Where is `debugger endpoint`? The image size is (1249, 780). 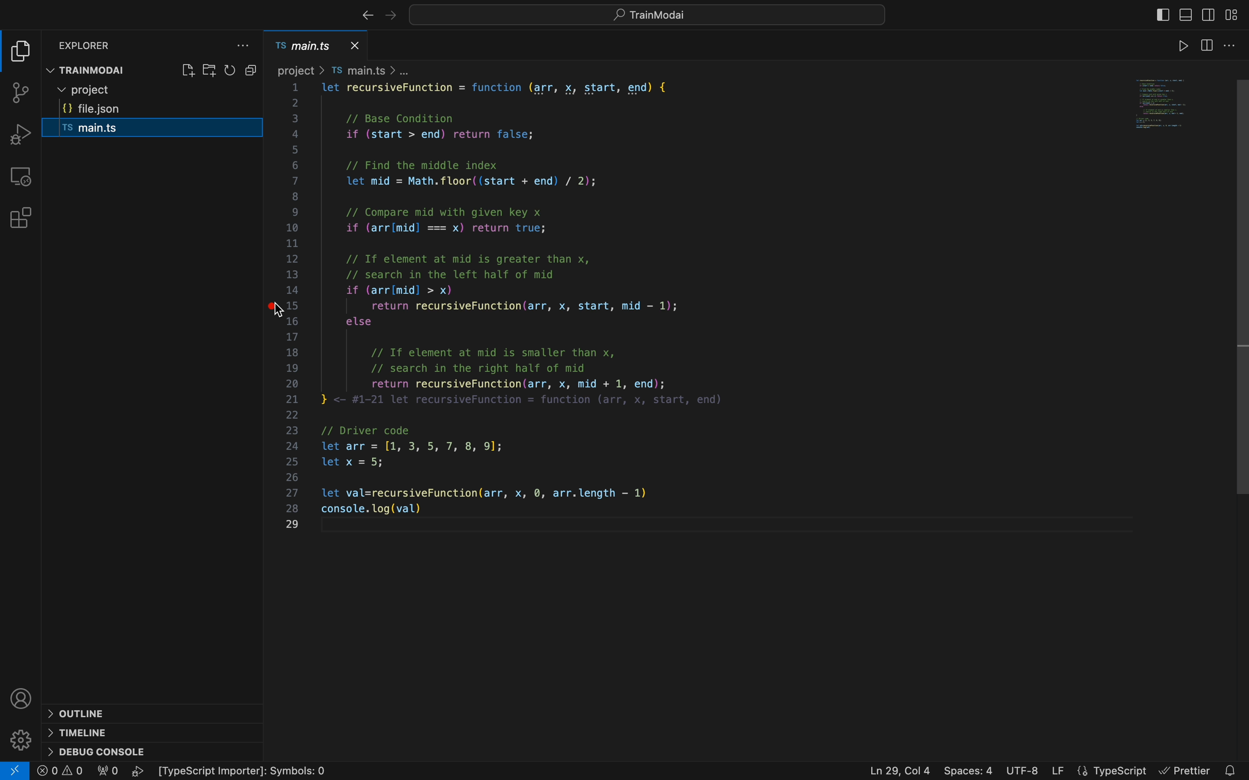
debugger endpoint is located at coordinates (275, 304).